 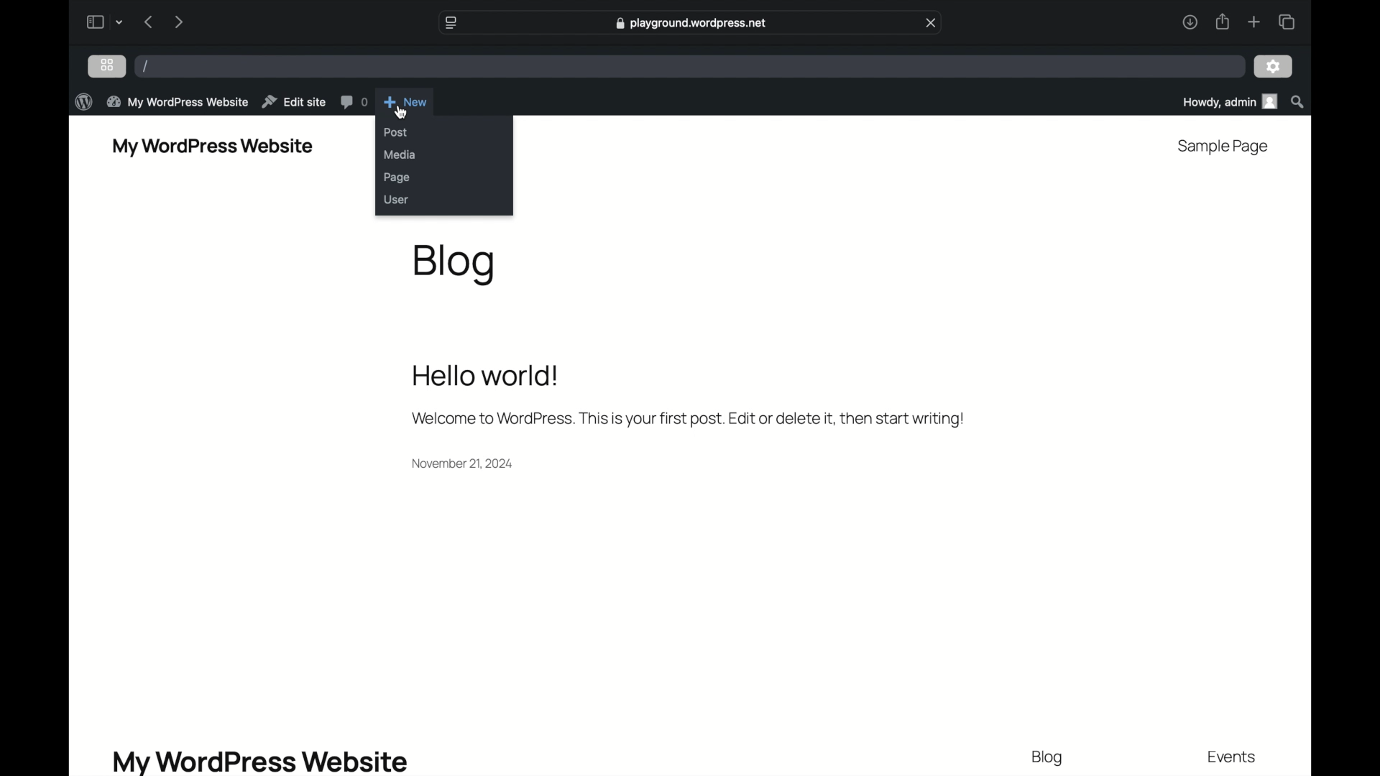 What do you see at coordinates (395, 133) in the screenshot?
I see `post` at bounding box center [395, 133].